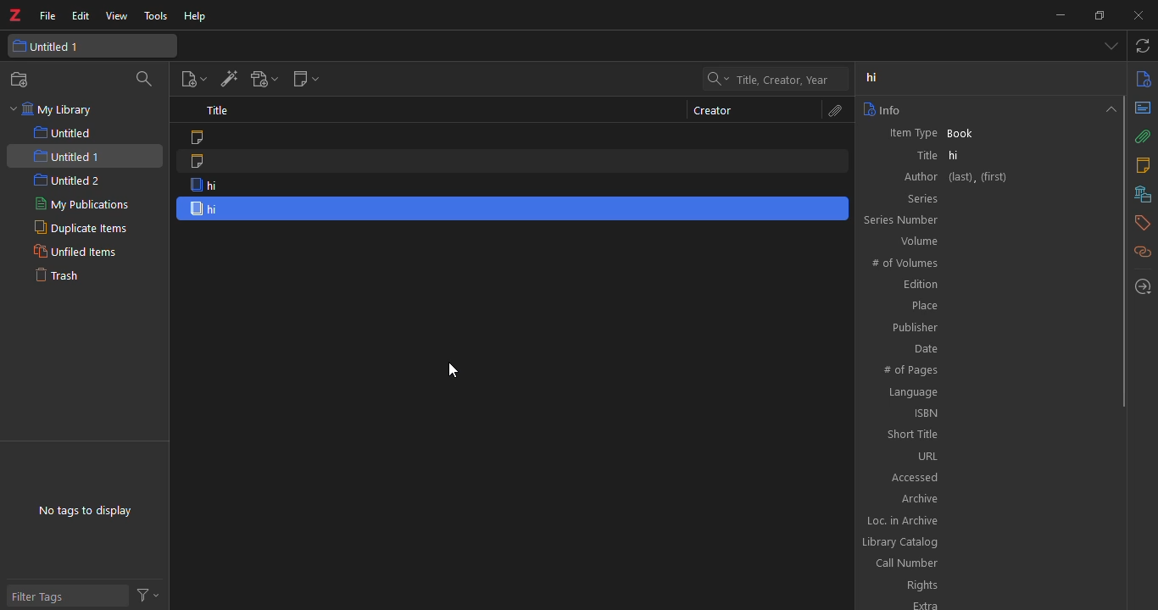 The height and width of the screenshot is (610, 1158). What do you see at coordinates (1140, 14) in the screenshot?
I see `close` at bounding box center [1140, 14].